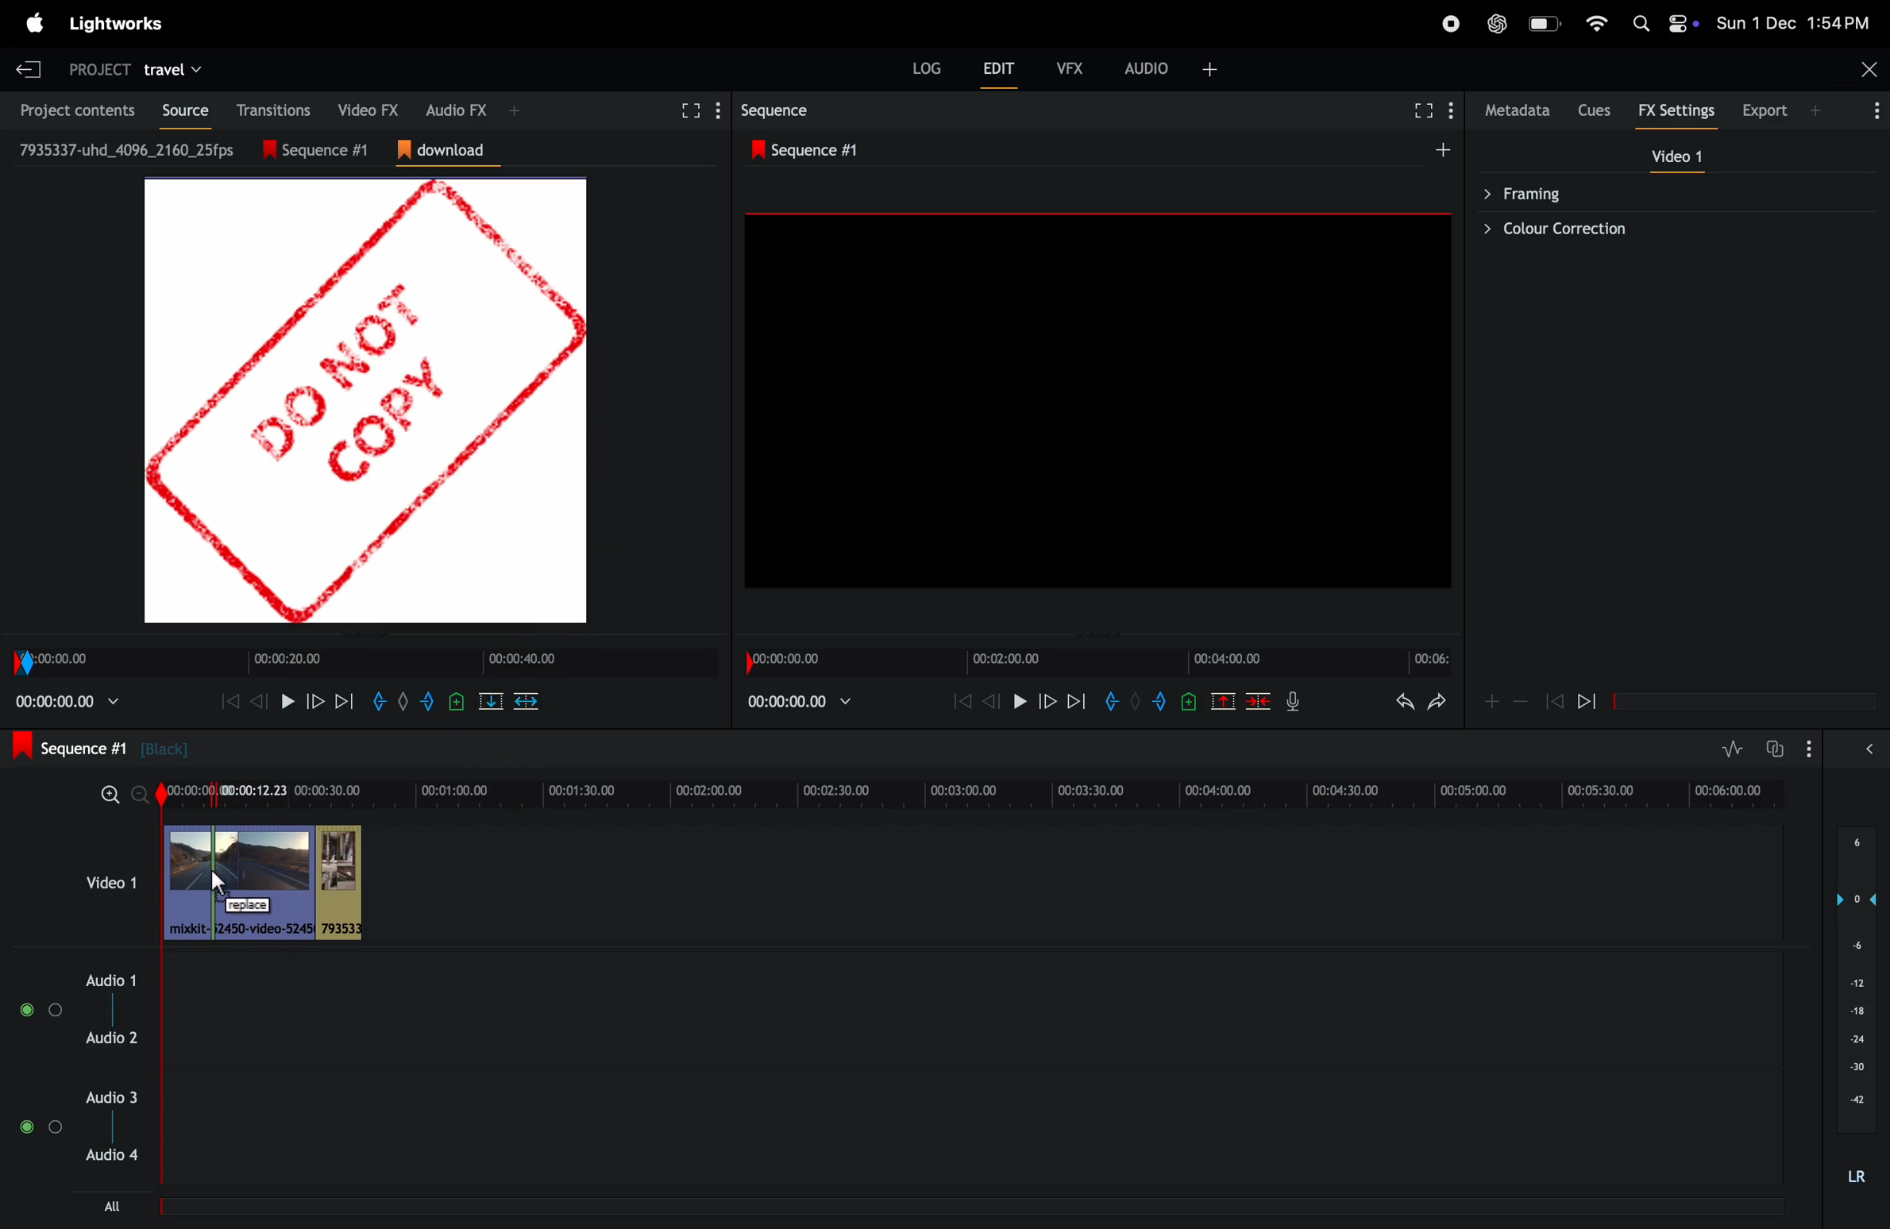 This screenshot has height=1229, width=1890. Describe the element at coordinates (1210, 70) in the screenshot. I see `Add` at that location.